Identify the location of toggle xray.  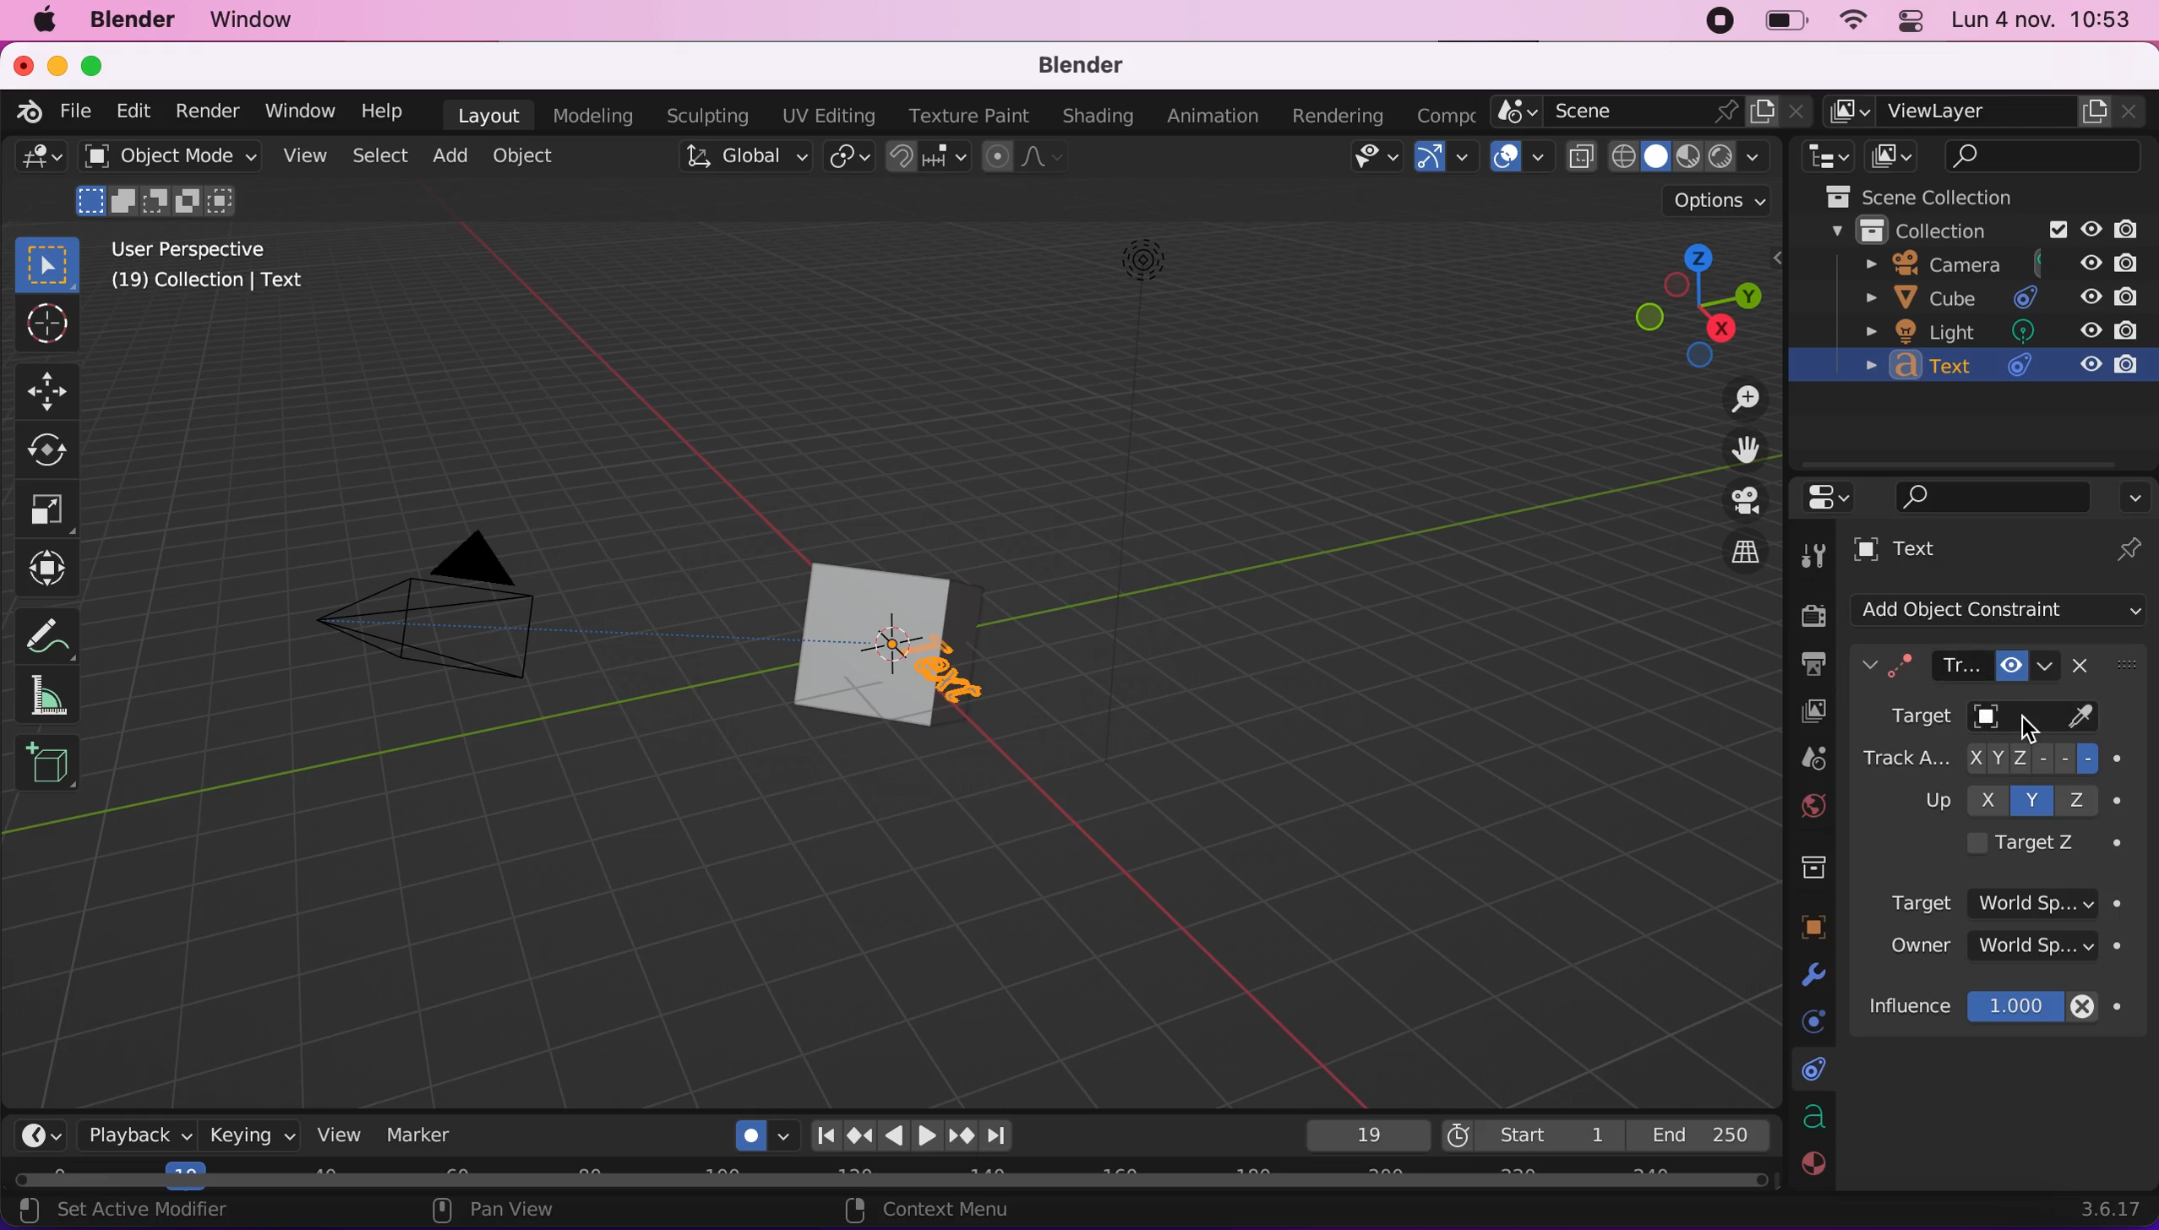
(1580, 166).